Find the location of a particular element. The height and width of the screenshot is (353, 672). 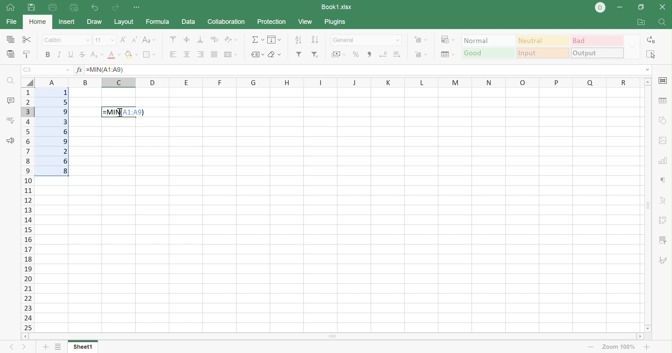

Print is located at coordinates (54, 7).